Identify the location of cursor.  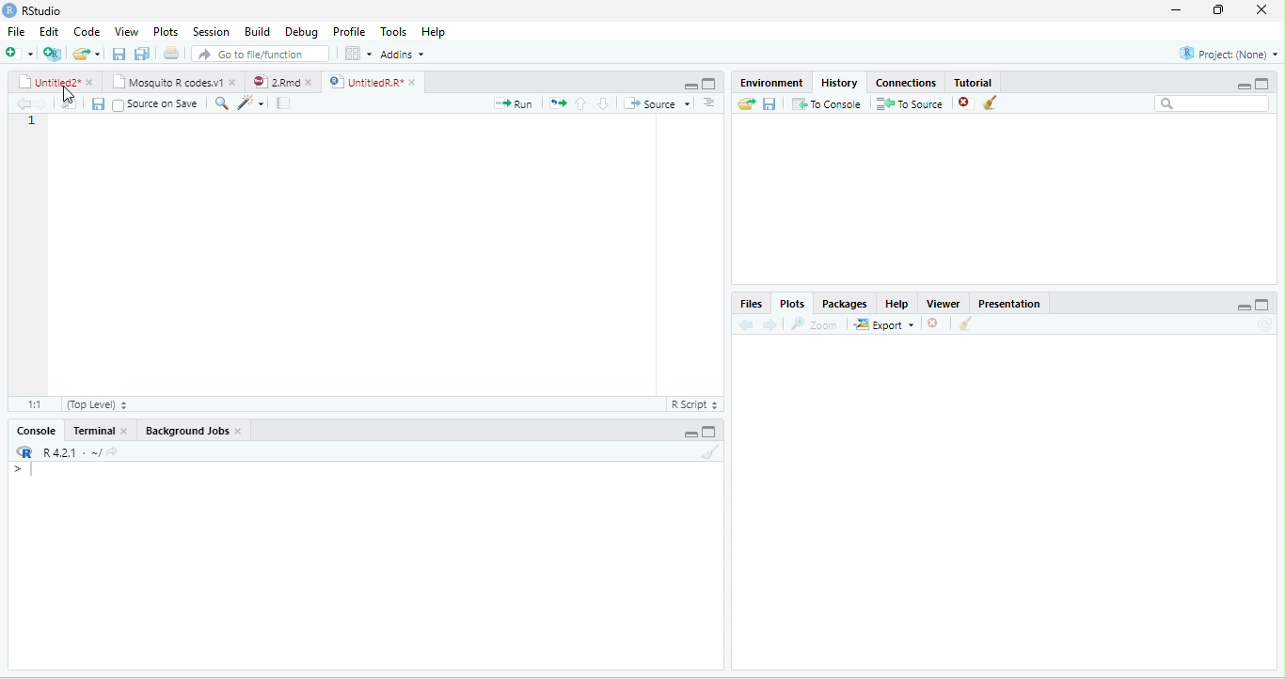
(73, 92).